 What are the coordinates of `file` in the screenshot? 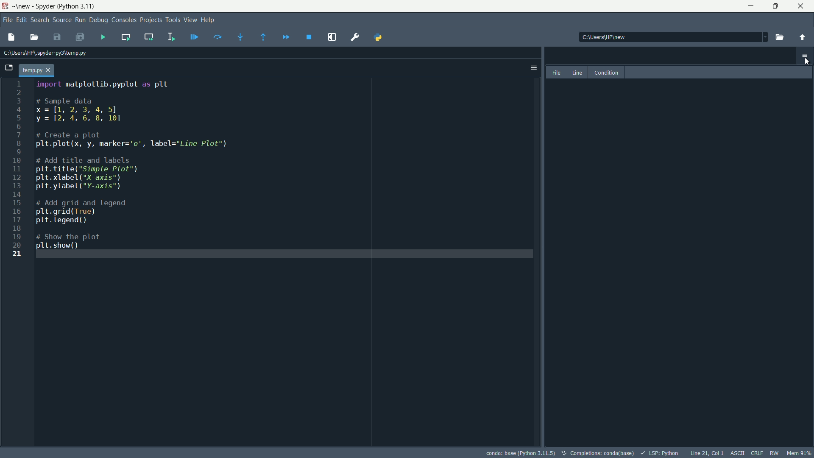 It's located at (555, 72).